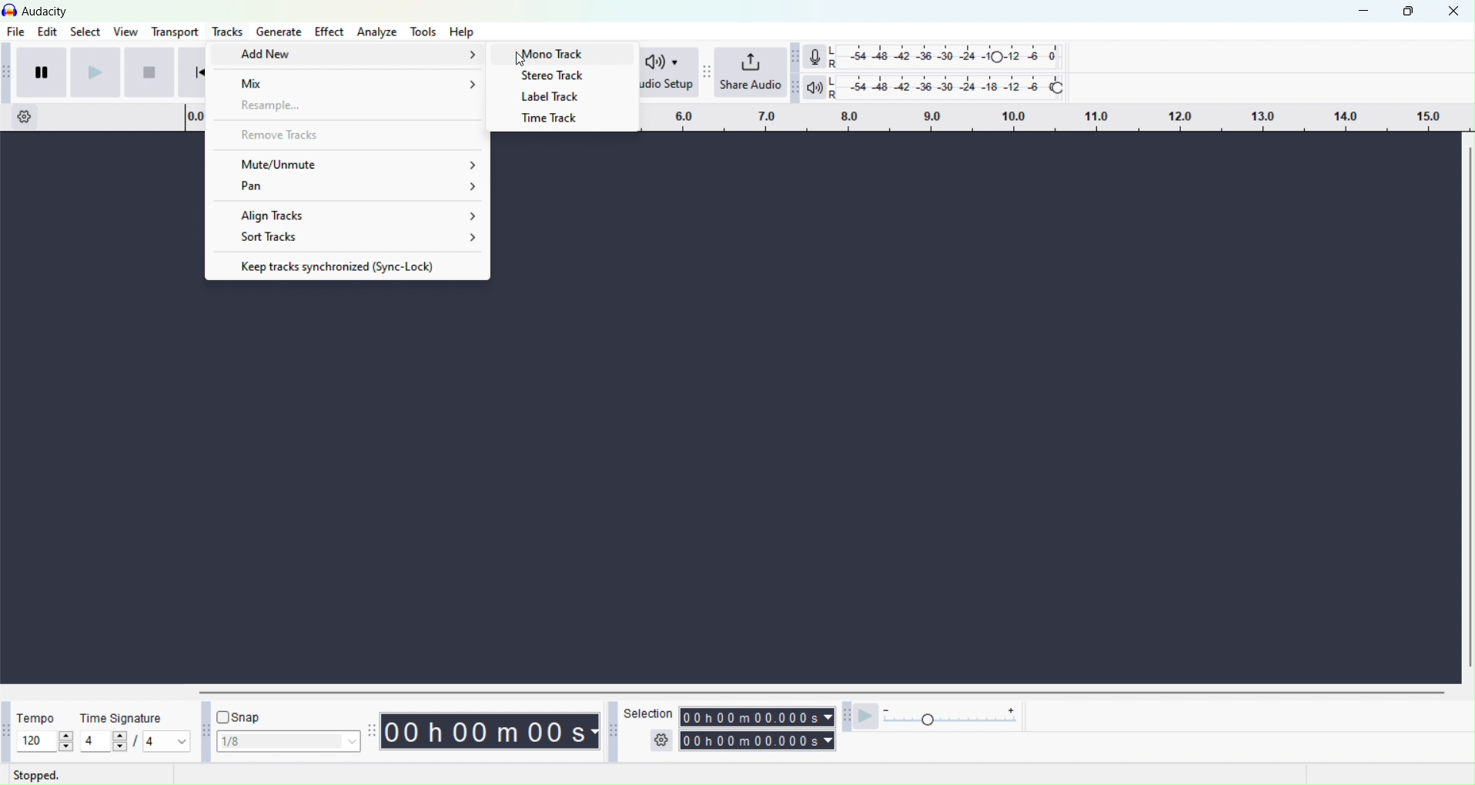 The height and width of the screenshot is (785, 1475). Describe the element at coordinates (559, 75) in the screenshot. I see `Stereo track` at that location.